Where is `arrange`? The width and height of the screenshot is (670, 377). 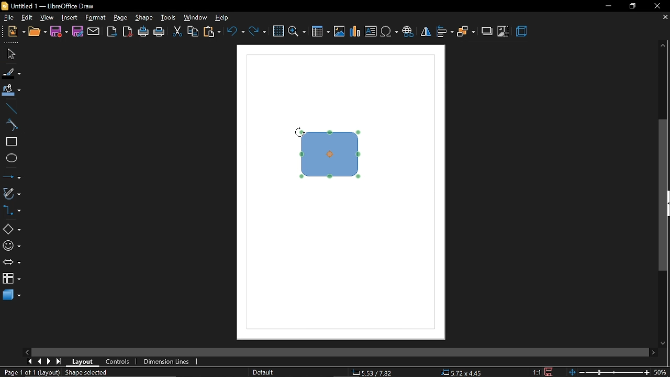
arrange is located at coordinates (466, 32).